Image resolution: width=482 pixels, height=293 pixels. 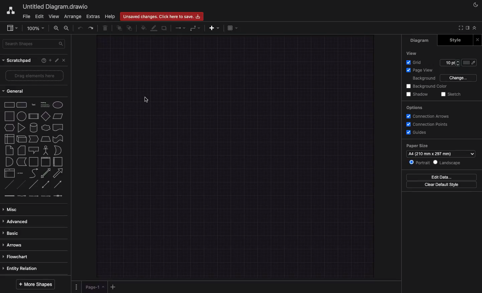 What do you see at coordinates (58, 185) in the screenshot?
I see `directional connector` at bounding box center [58, 185].